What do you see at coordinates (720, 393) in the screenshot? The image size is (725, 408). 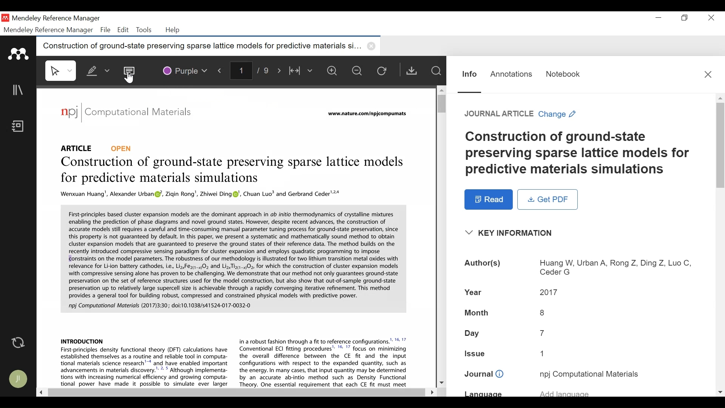 I see `Scroll down` at bounding box center [720, 393].